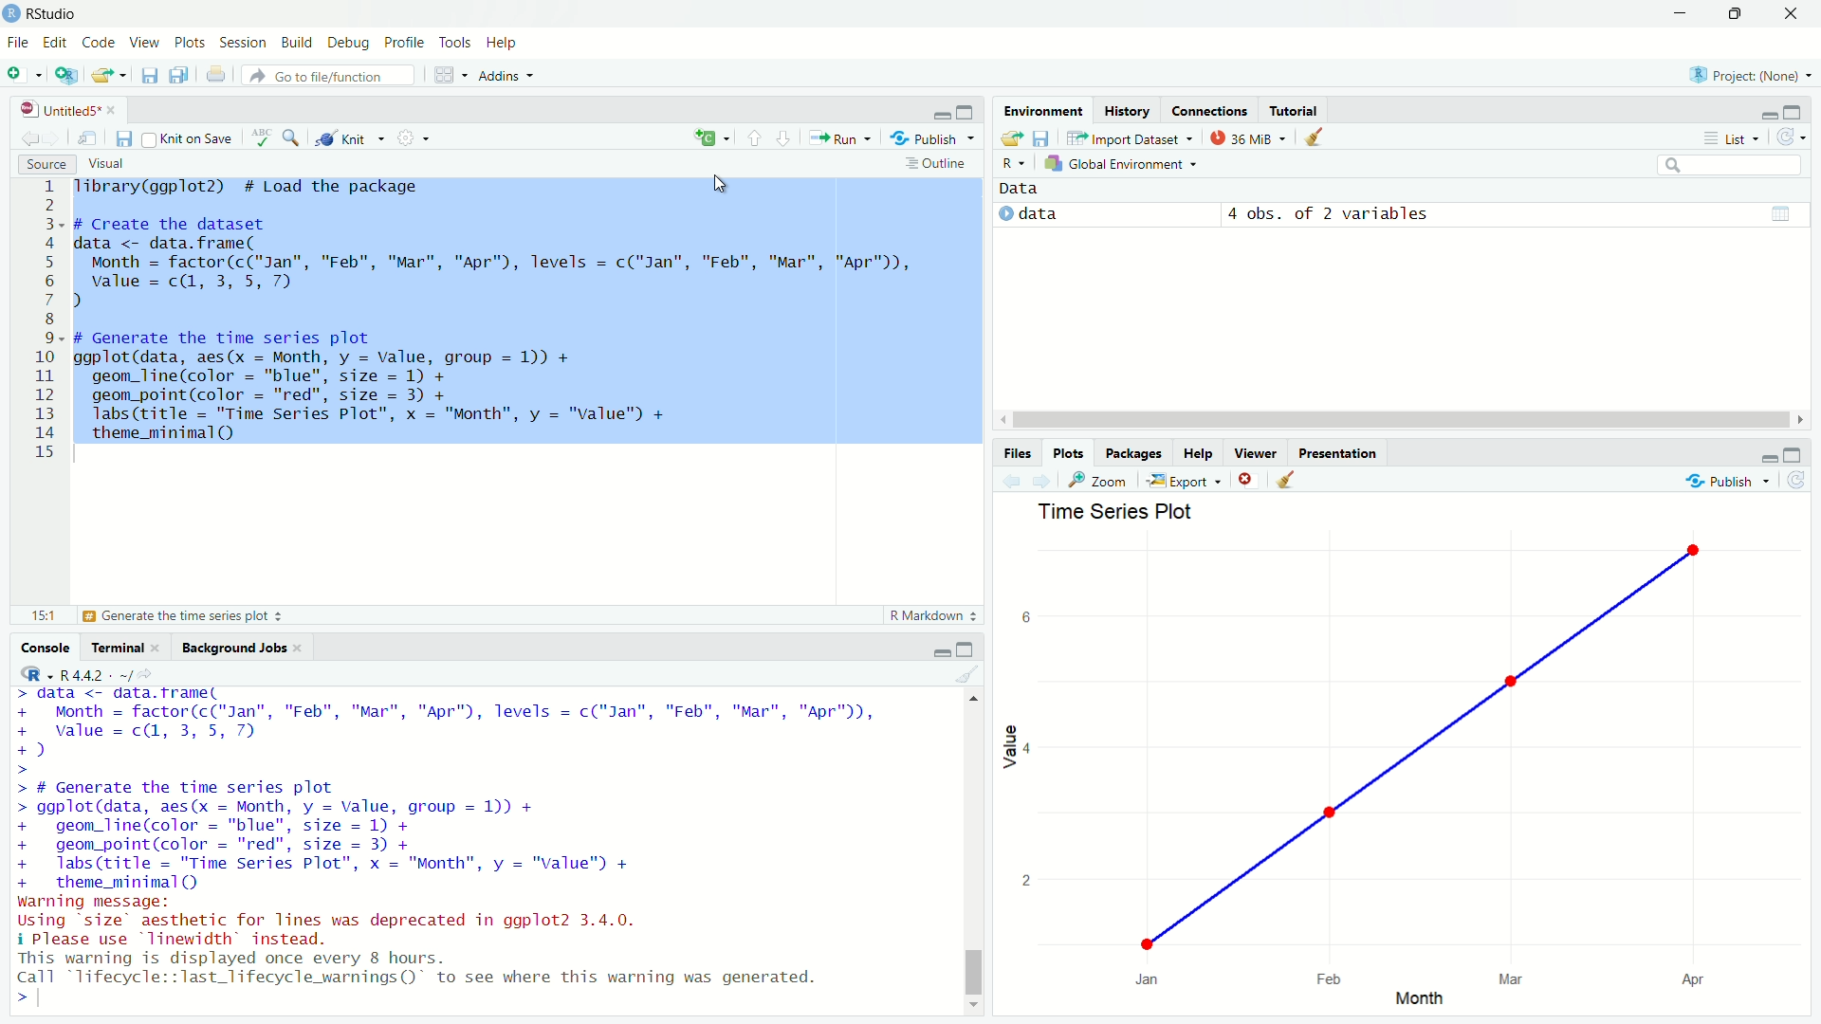  I want to click on data, so click(1026, 190).